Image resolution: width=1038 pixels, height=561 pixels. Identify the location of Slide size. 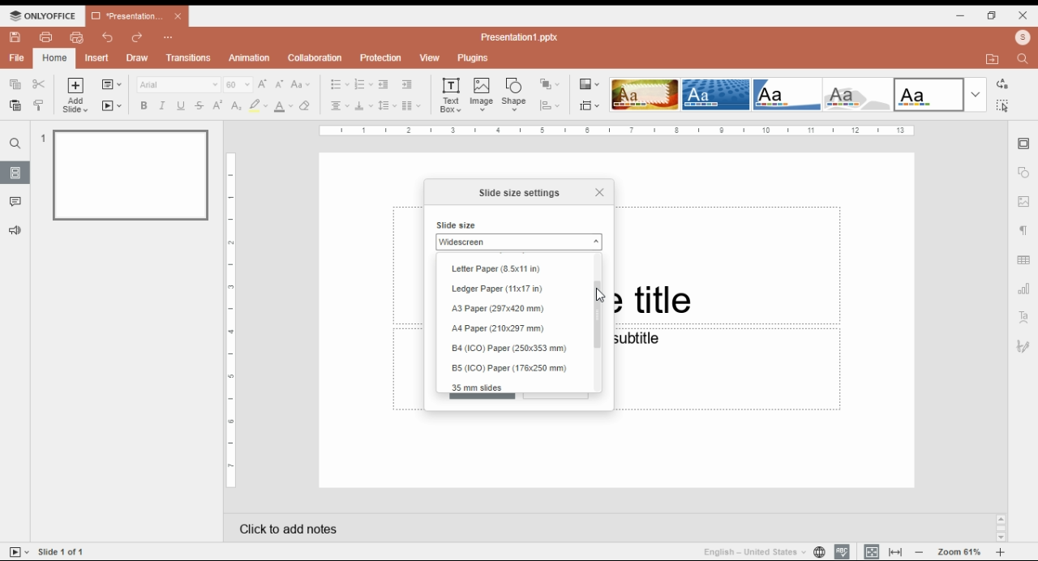
(457, 225).